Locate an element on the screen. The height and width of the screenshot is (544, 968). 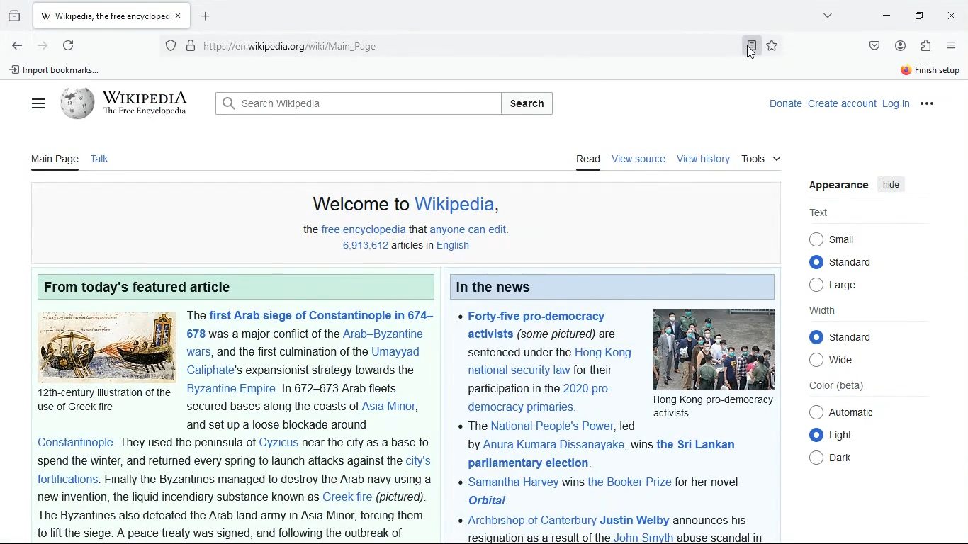
back is located at coordinates (18, 47).